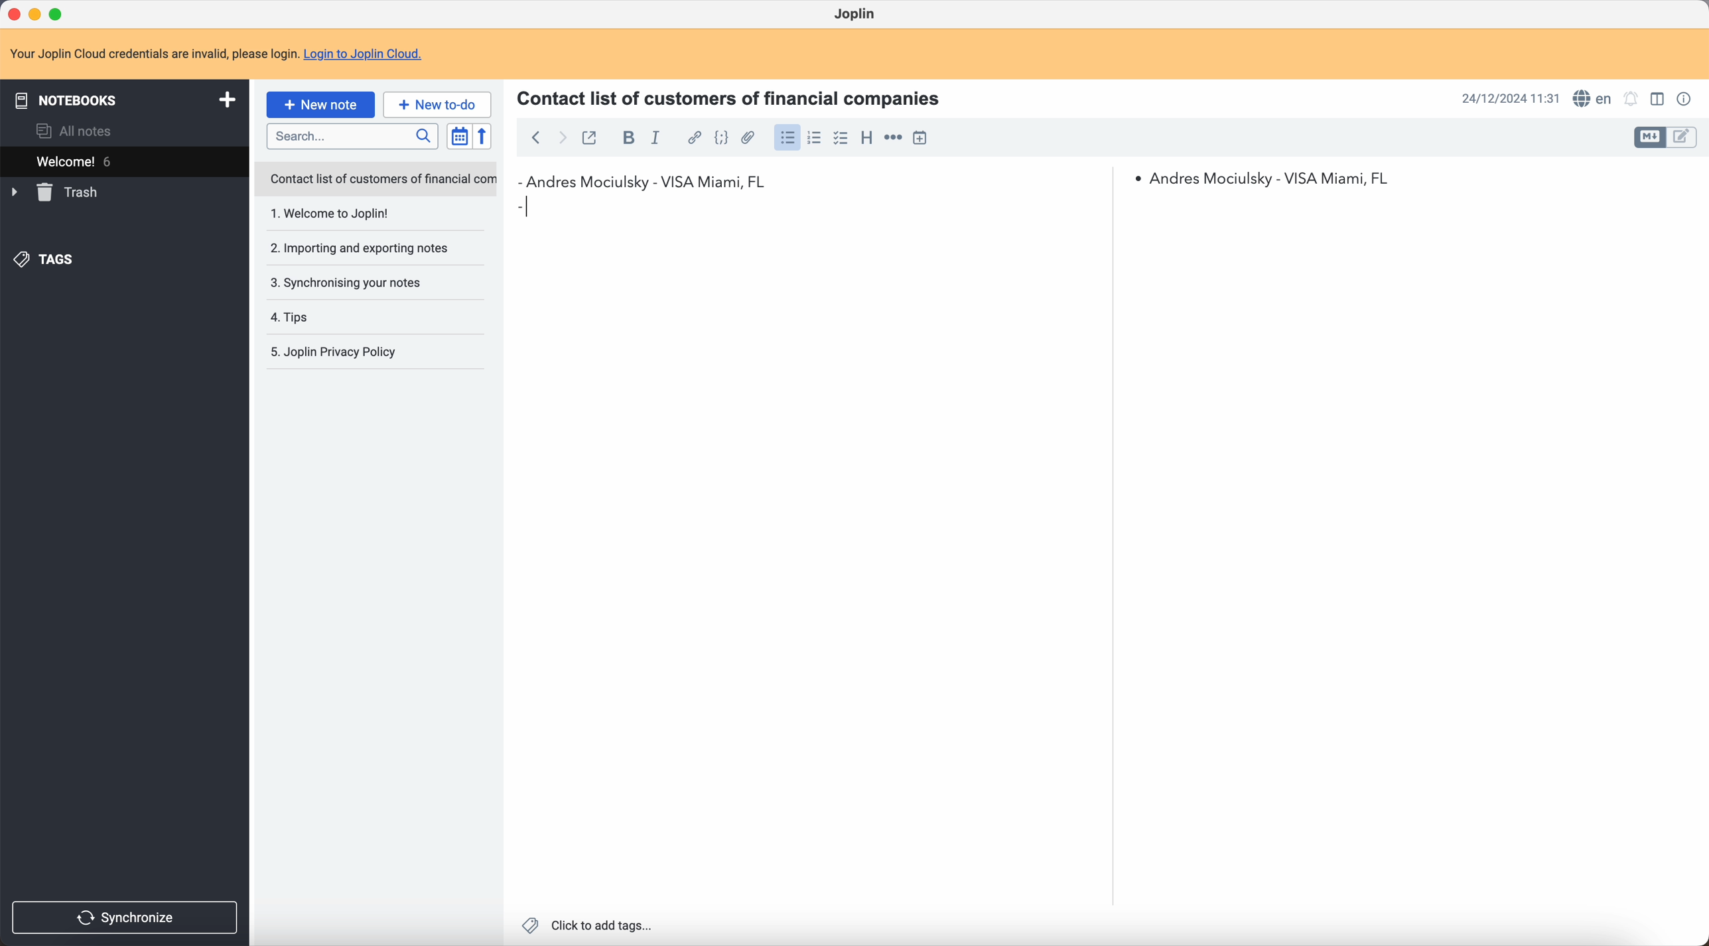 This screenshot has width=1709, height=946. I want to click on insert time, so click(920, 137).